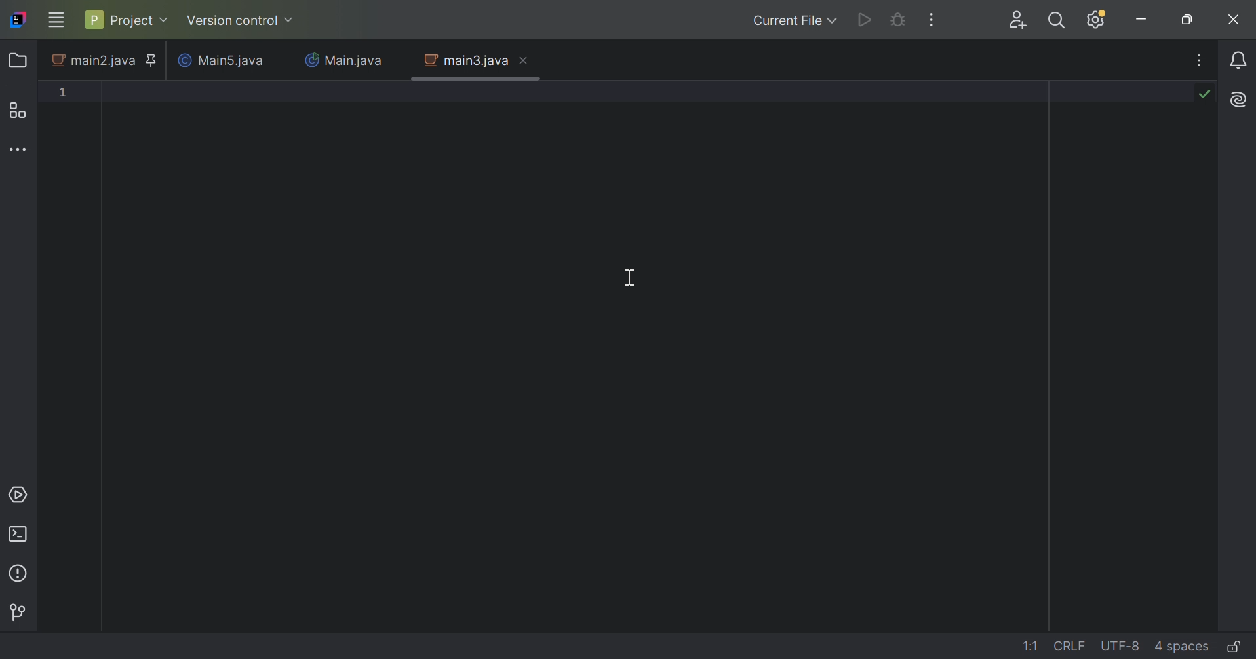 The height and width of the screenshot is (659, 1256). What do you see at coordinates (1057, 20) in the screenshot?
I see `Search everywhere` at bounding box center [1057, 20].